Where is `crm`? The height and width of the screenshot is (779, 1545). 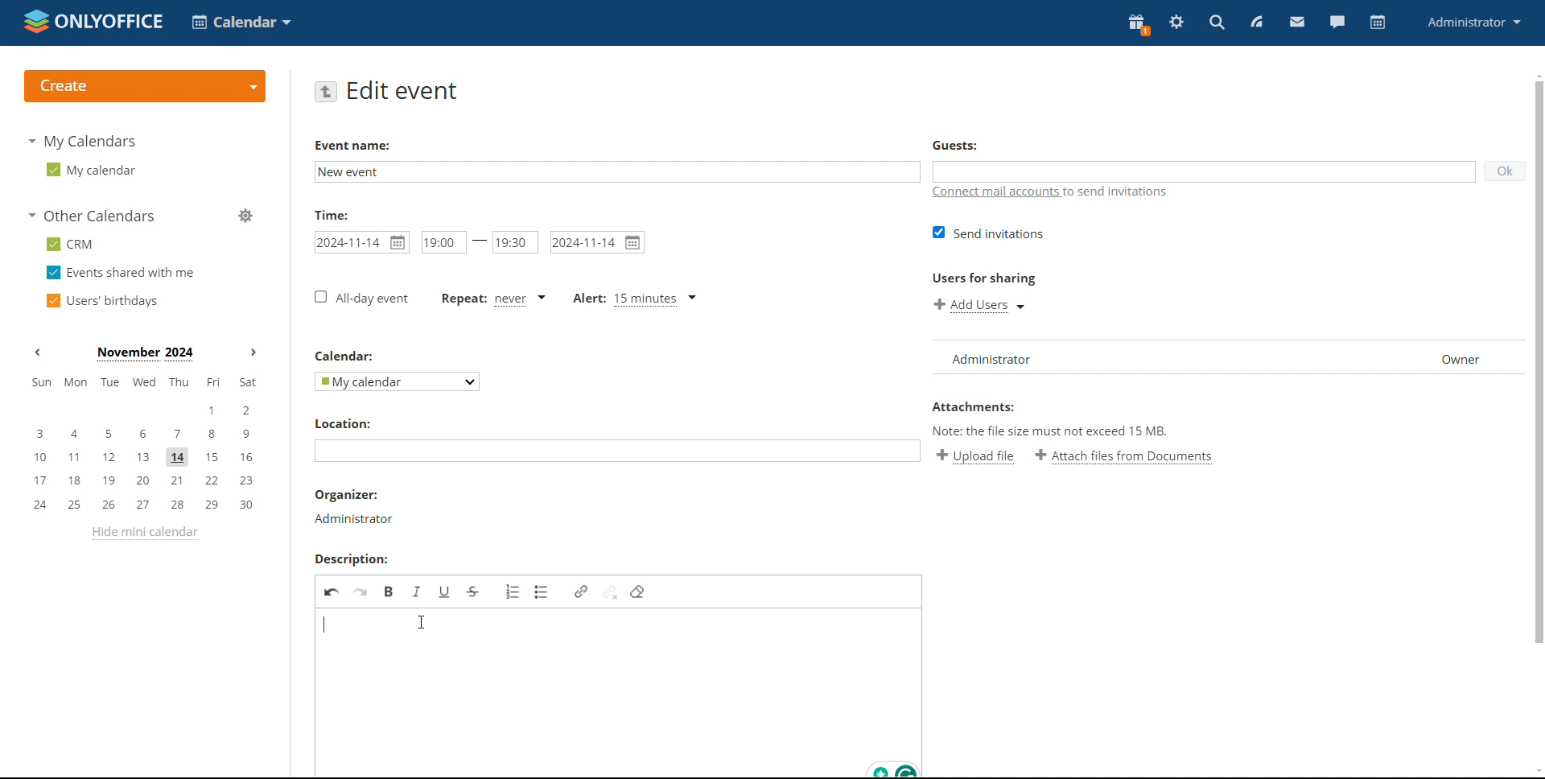
crm is located at coordinates (68, 244).